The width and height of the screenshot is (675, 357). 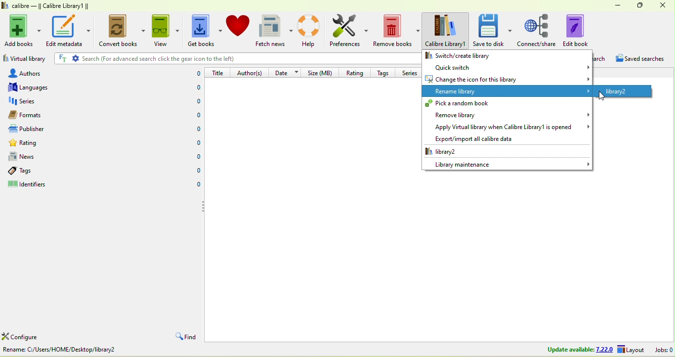 I want to click on title, so click(x=218, y=72).